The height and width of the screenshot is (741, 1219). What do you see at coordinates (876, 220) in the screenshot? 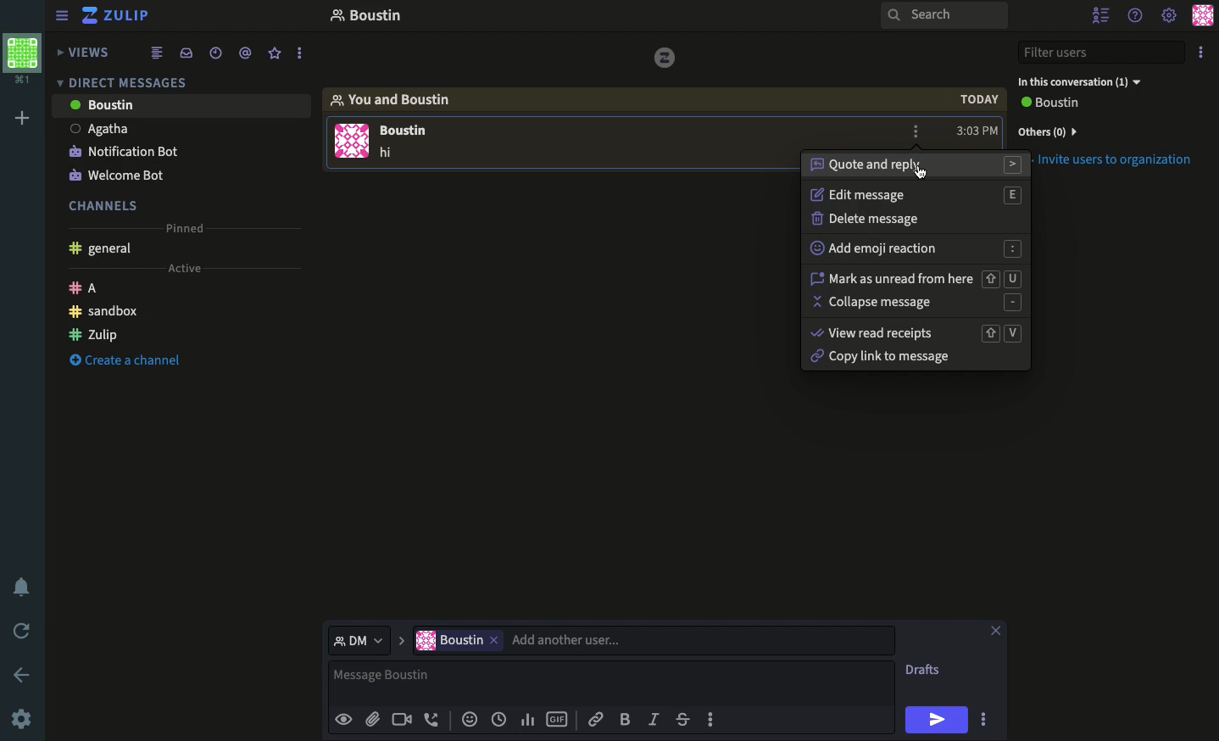
I see `Delete message` at bounding box center [876, 220].